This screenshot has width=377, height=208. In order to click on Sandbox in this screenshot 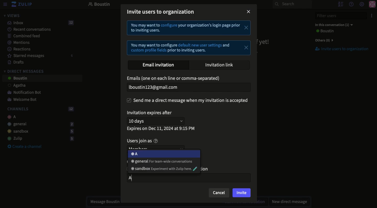, I will do `click(166, 169)`.